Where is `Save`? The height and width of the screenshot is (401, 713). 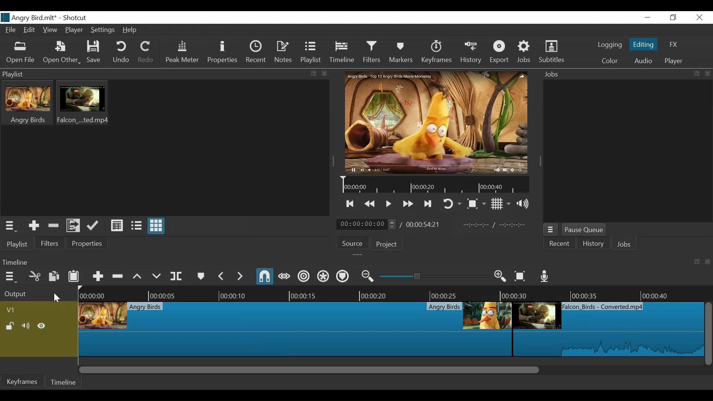
Save is located at coordinates (95, 53).